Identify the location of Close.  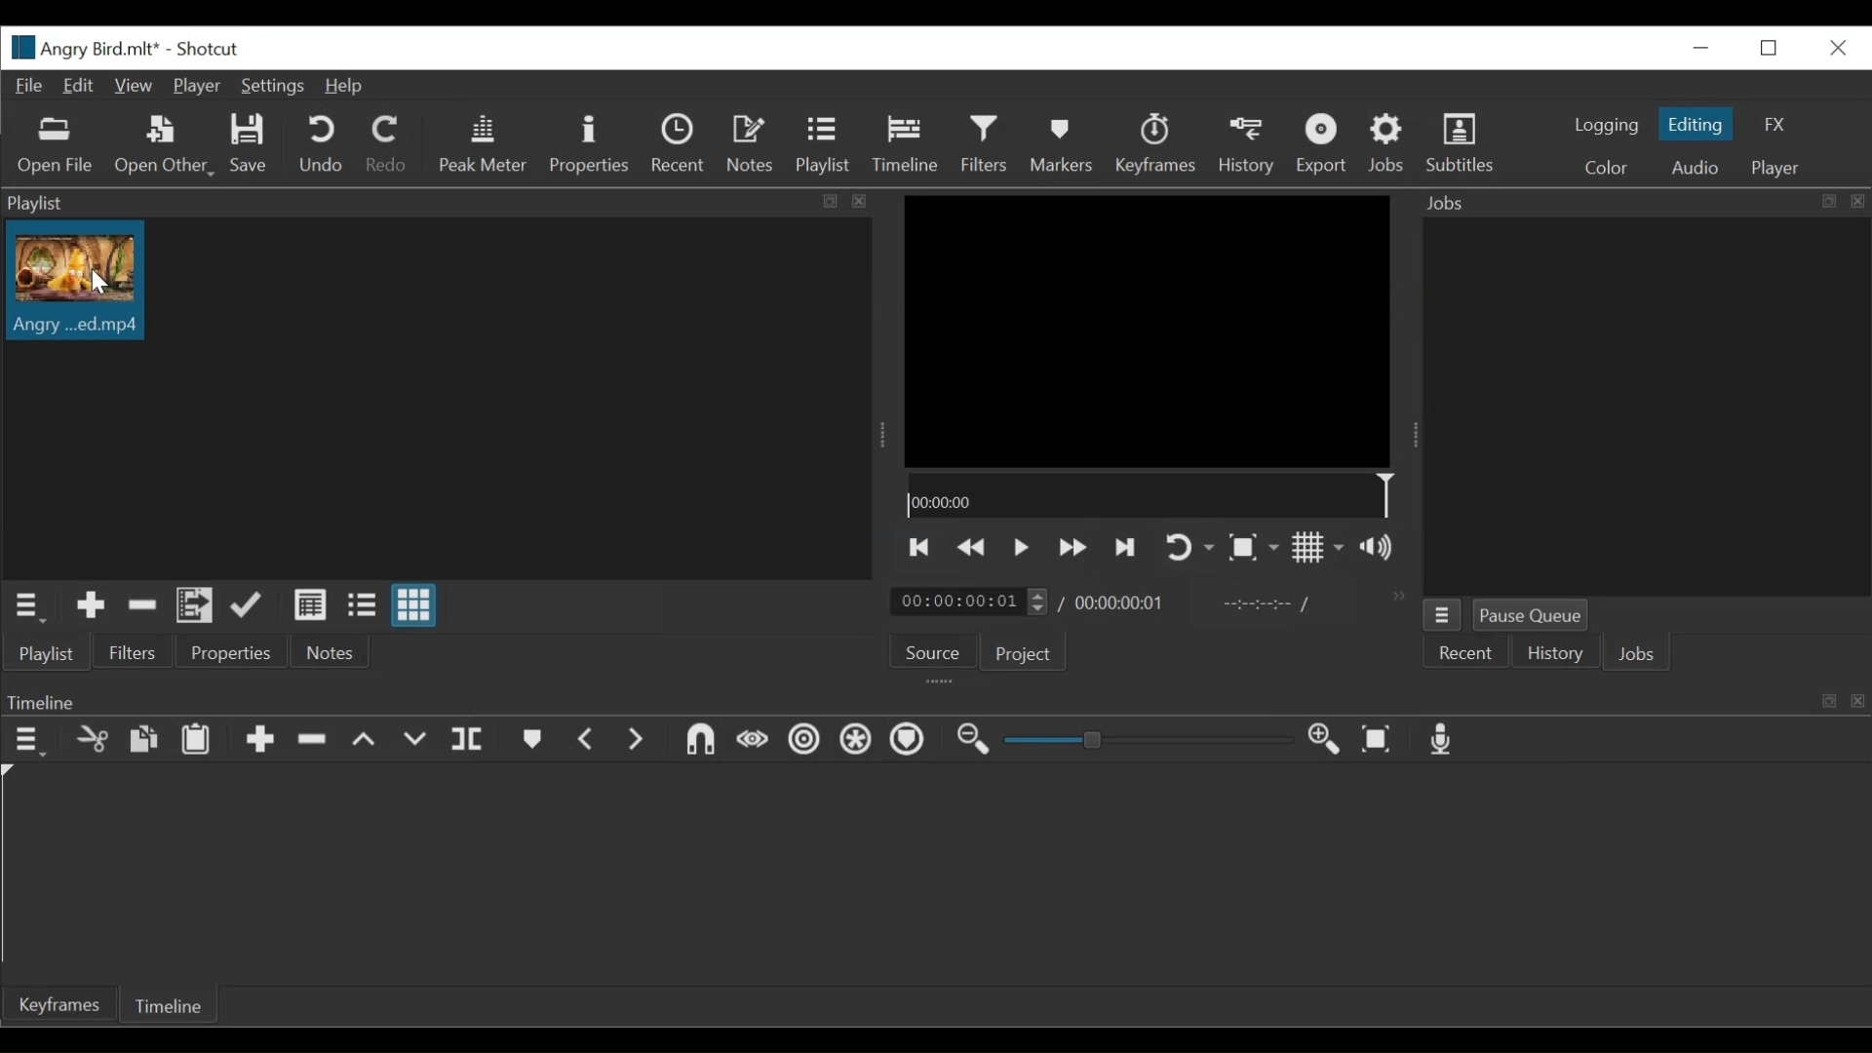
(1703, 48).